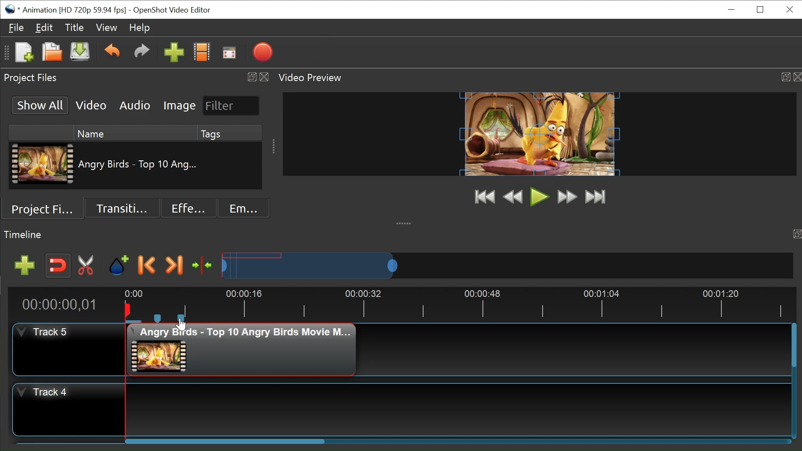  What do you see at coordinates (73, 10) in the screenshot?
I see `Project Name` at bounding box center [73, 10].